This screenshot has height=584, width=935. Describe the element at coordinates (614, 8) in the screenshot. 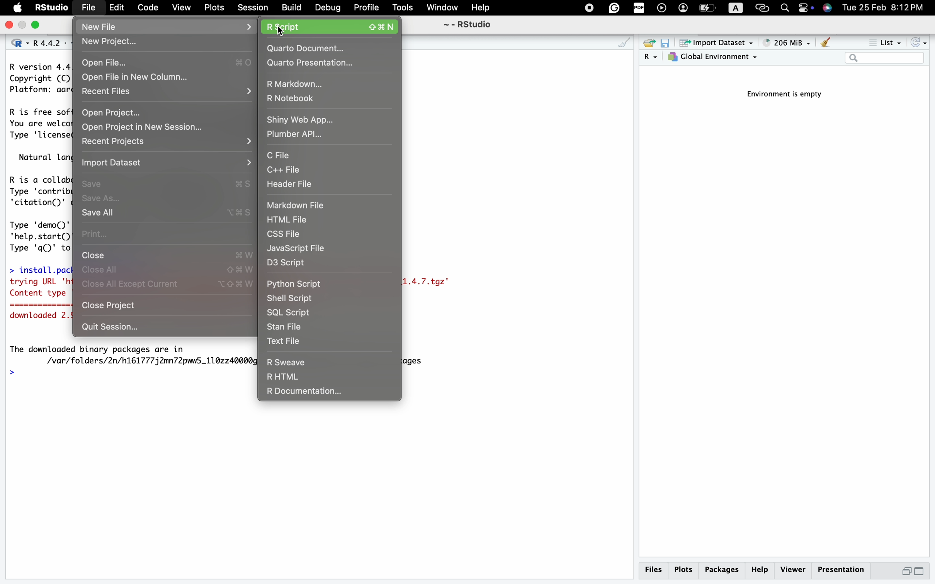

I see `grammarly` at that location.